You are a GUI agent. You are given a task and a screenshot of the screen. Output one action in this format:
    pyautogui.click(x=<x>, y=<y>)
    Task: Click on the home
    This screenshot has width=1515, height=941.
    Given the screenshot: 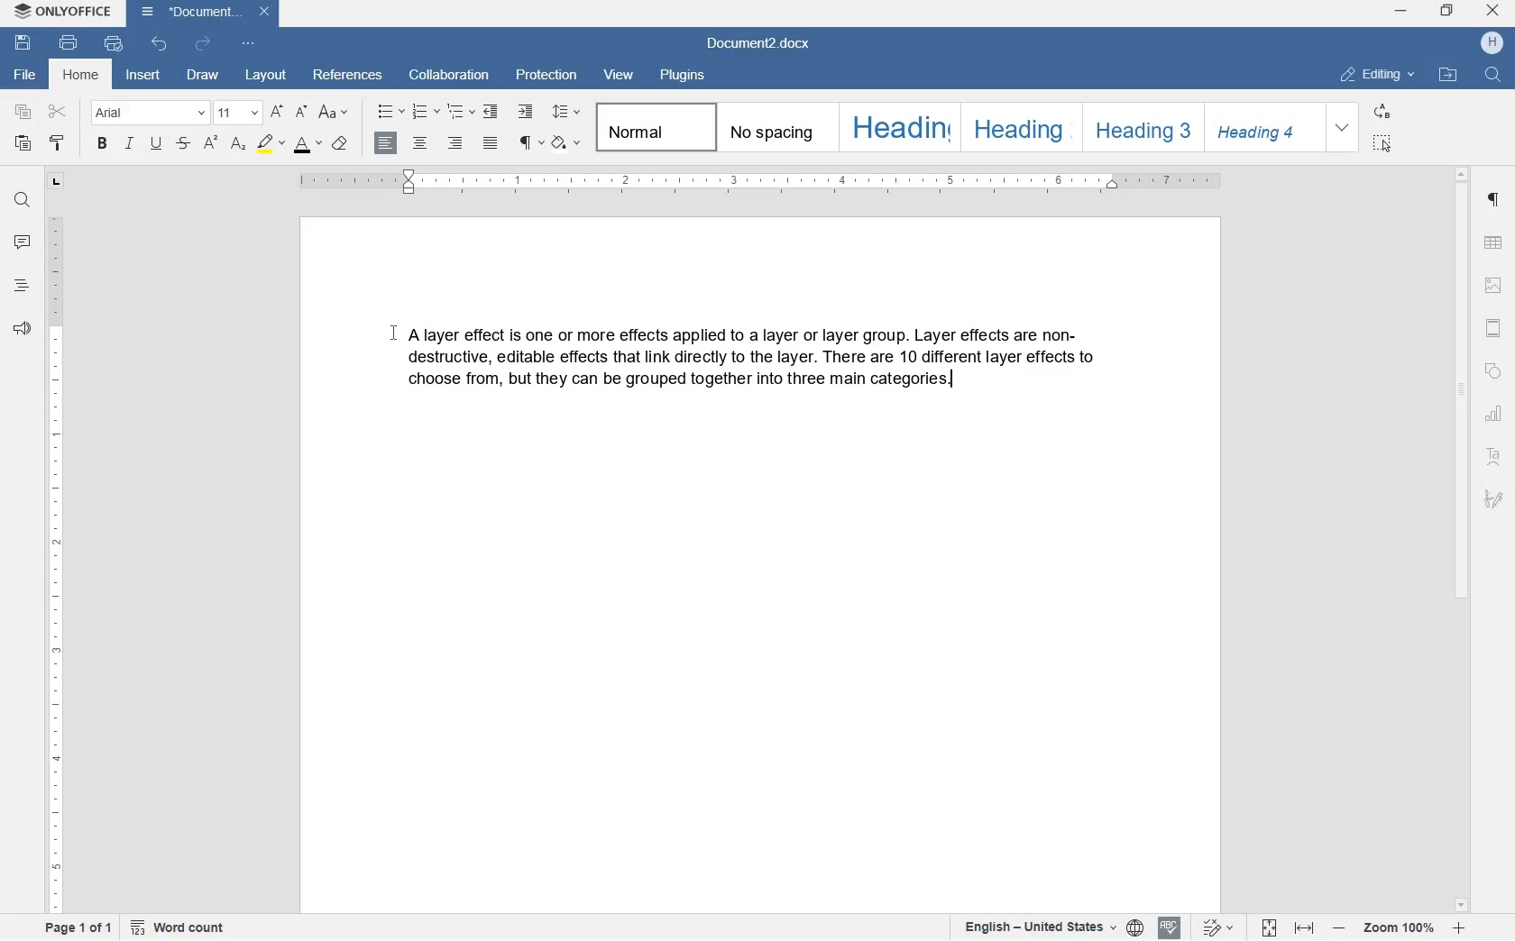 What is the action you would take?
    pyautogui.click(x=82, y=76)
    